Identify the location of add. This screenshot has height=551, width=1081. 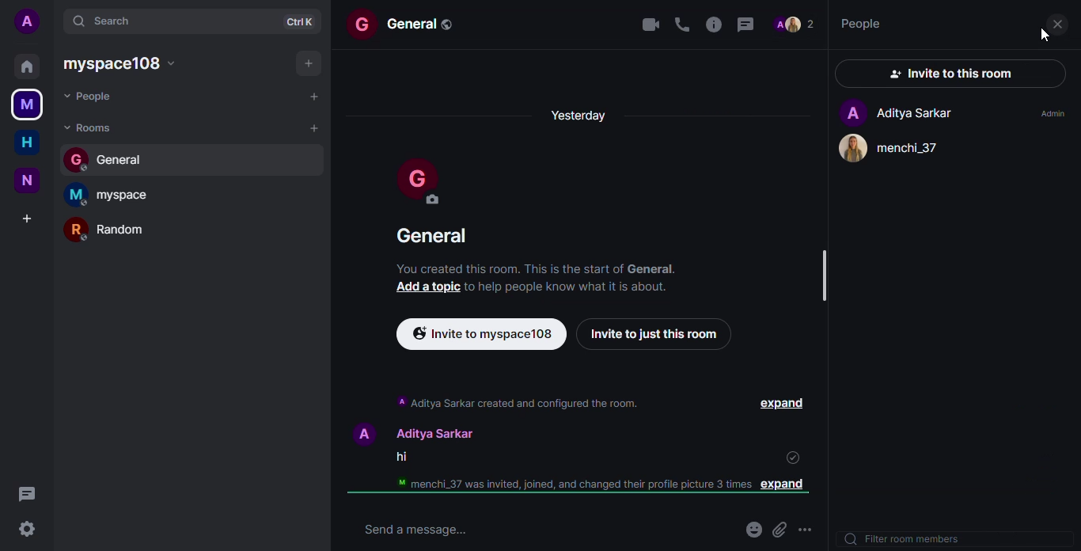
(320, 131).